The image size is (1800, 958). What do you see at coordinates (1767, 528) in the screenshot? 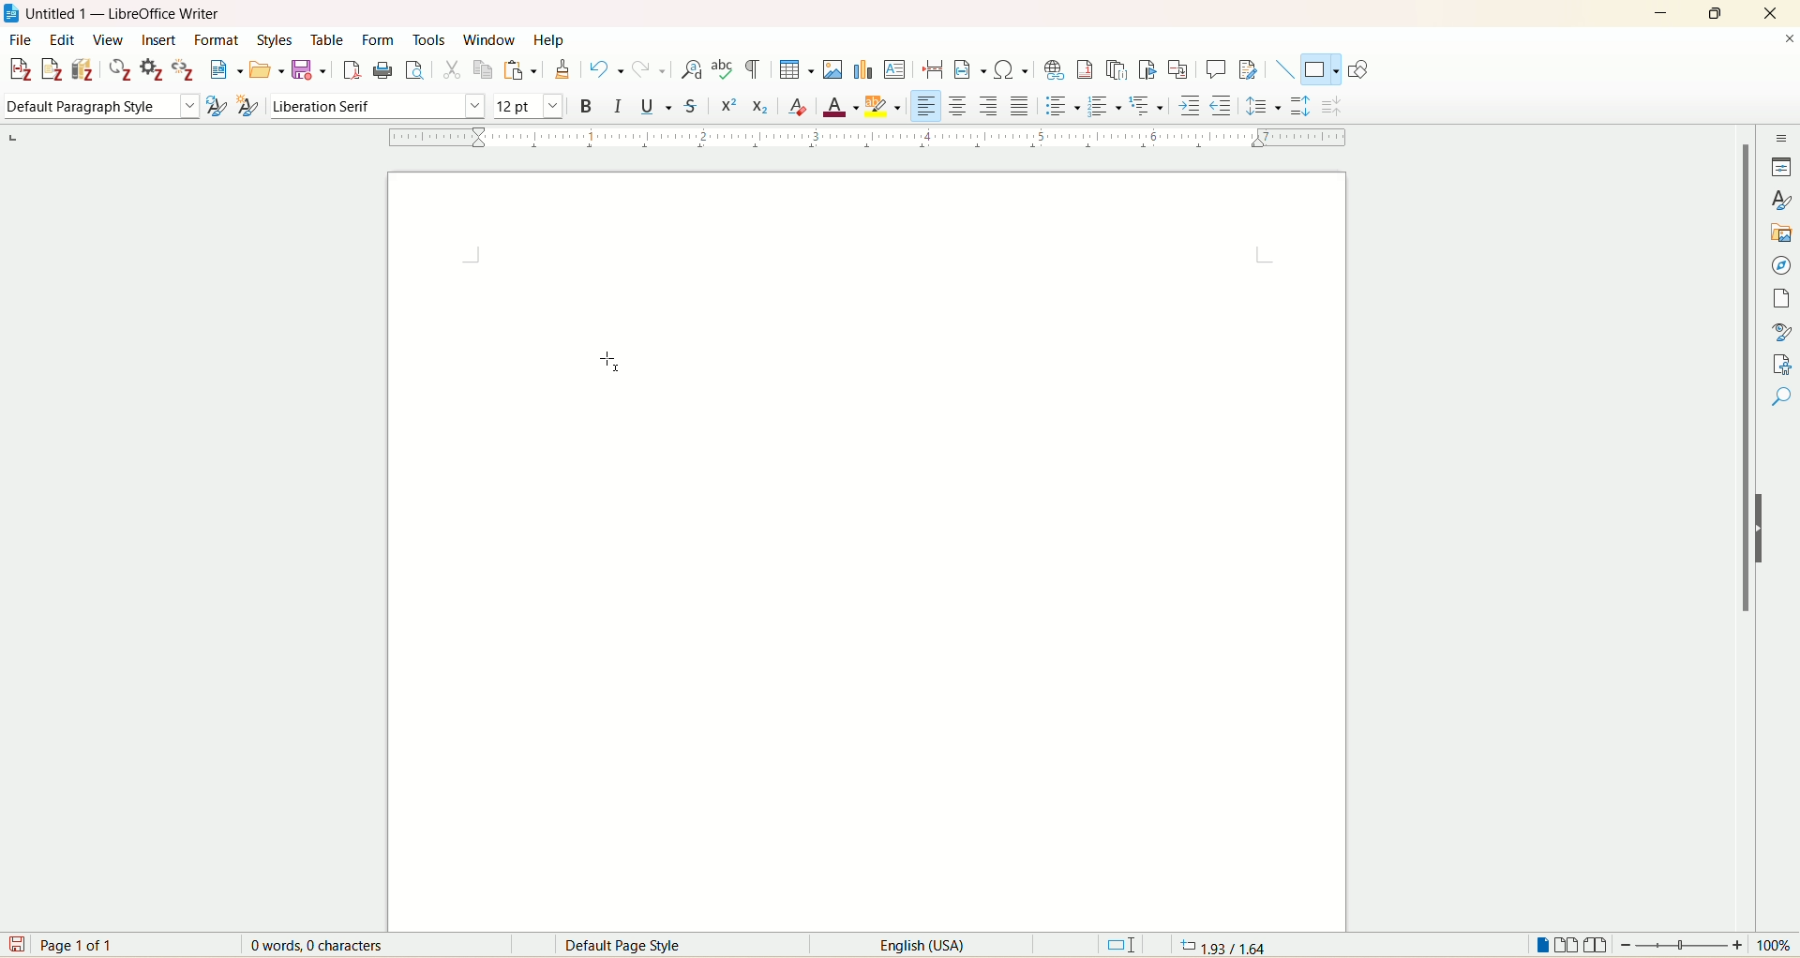
I see `hide` at bounding box center [1767, 528].